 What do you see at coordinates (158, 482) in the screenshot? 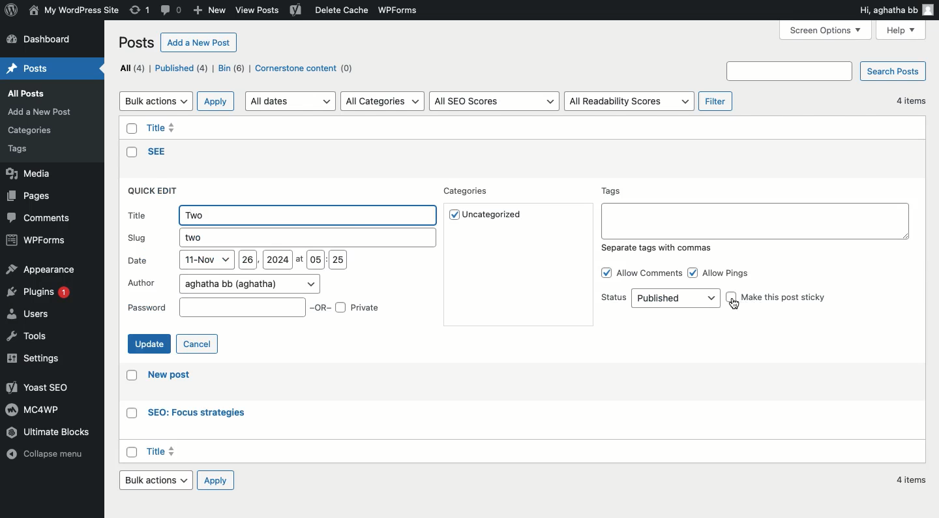
I see `Bulk actions` at bounding box center [158, 482].